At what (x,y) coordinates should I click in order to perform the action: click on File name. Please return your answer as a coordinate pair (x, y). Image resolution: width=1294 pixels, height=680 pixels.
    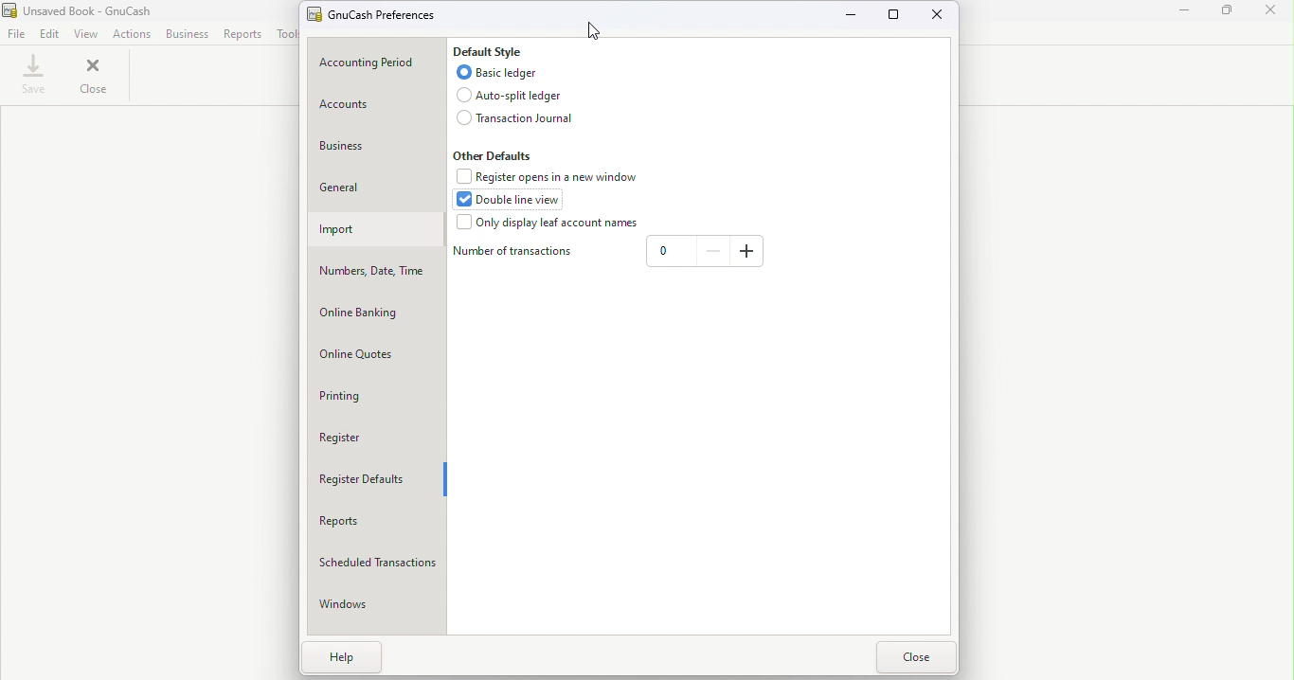
    Looking at the image, I should click on (371, 14).